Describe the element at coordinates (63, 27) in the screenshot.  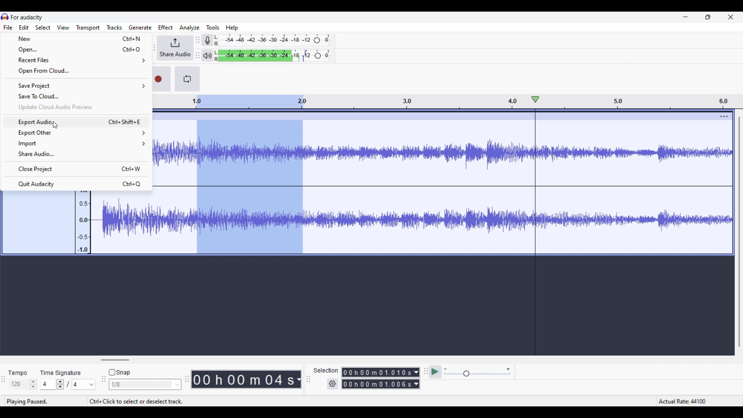
I see `View menu` at that location.